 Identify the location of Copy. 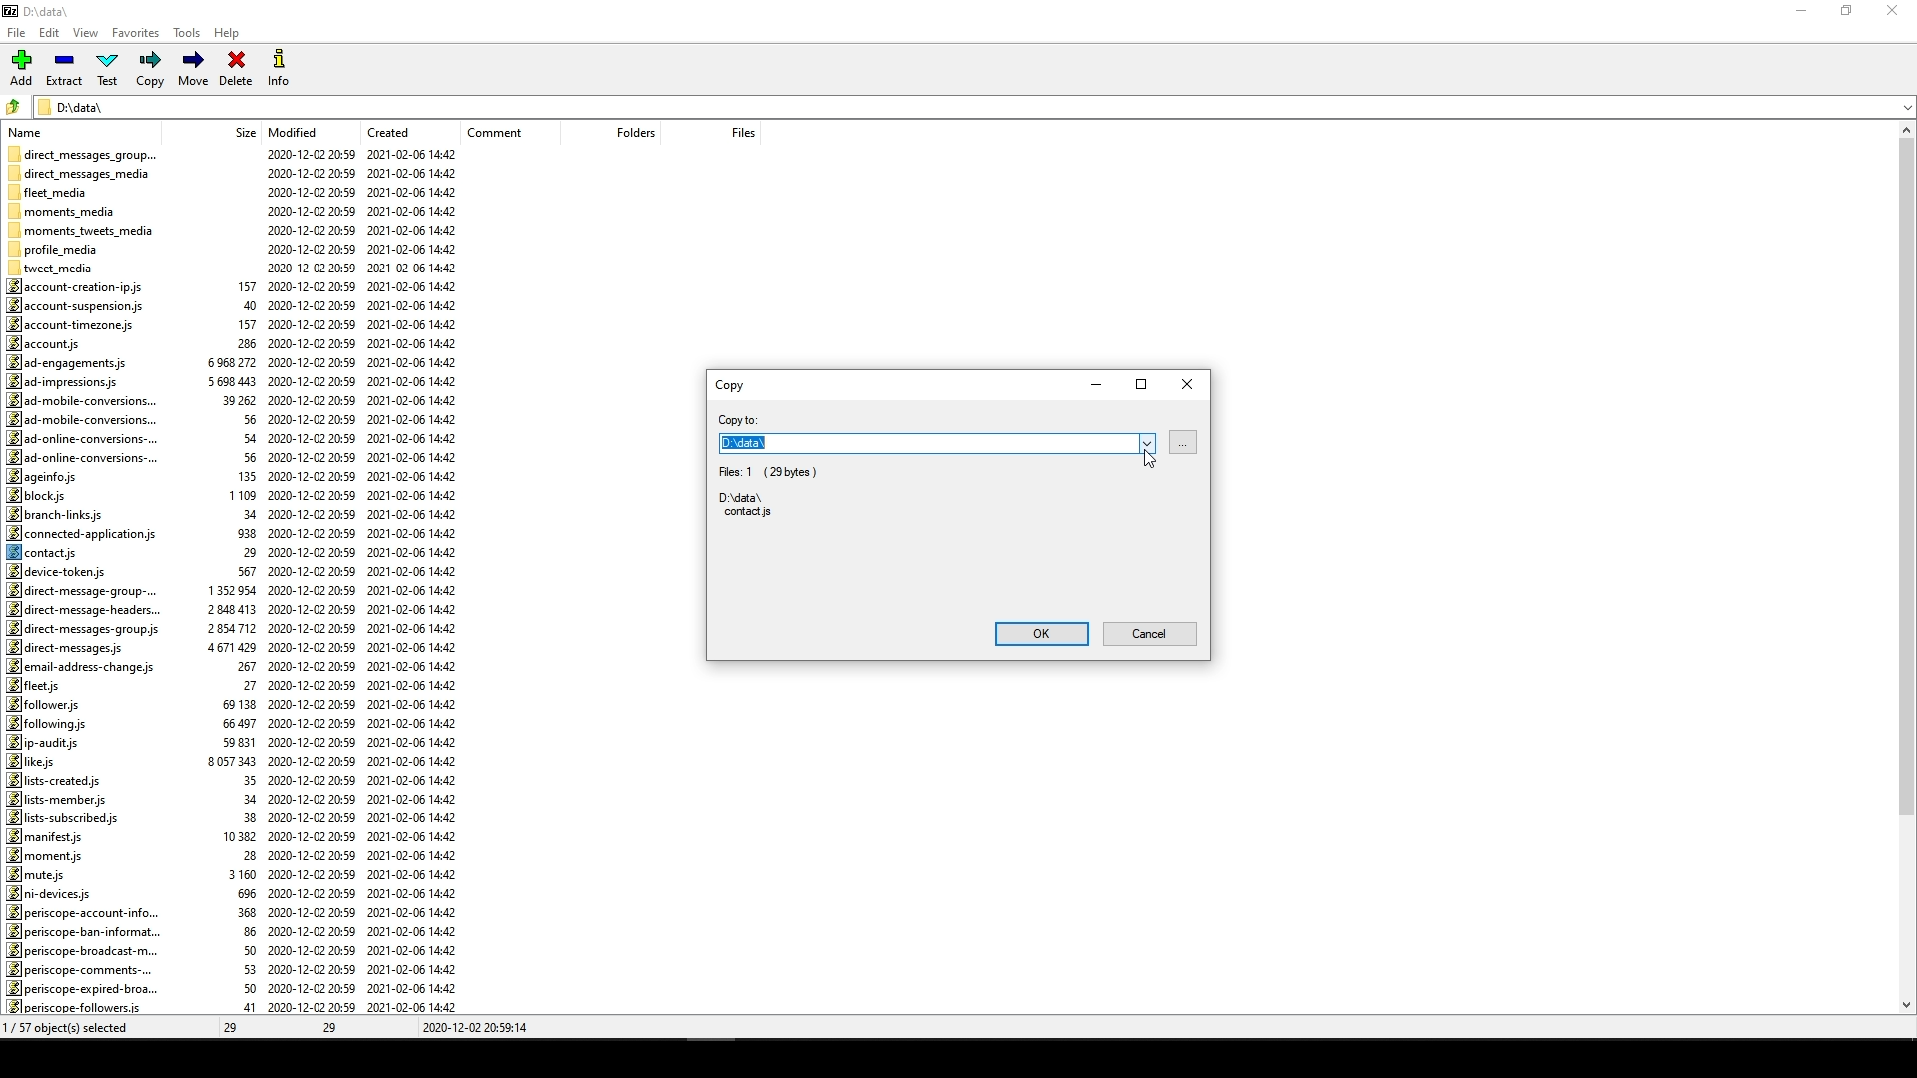
(729, 384).